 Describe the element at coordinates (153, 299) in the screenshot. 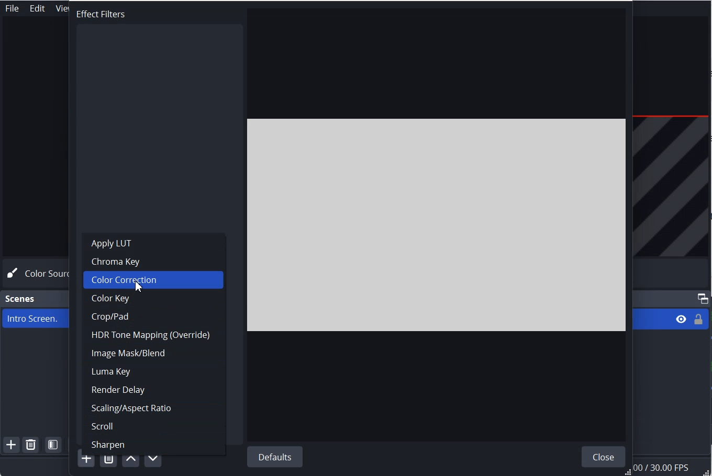

I see `Color Key` at that location.